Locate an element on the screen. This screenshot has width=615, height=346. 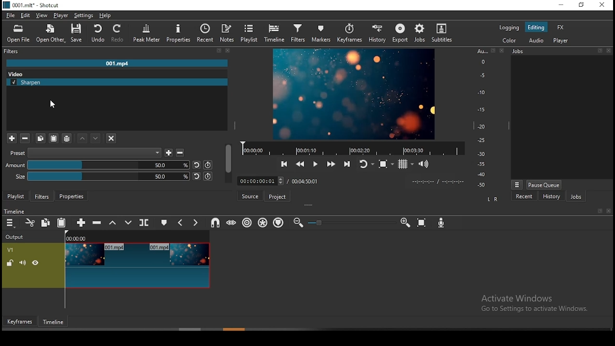
view is located at coordinates (41, 15).